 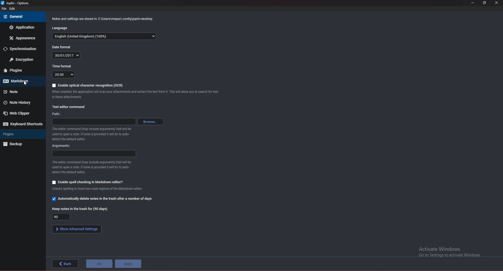 I want to click on browse, so click(x=152, y=122).